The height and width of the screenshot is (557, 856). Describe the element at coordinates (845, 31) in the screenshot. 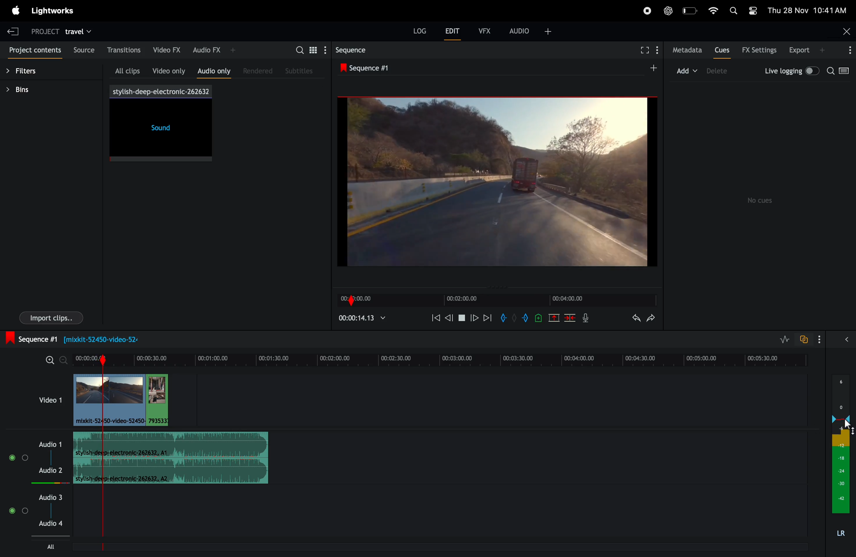

I see `close` at that location.